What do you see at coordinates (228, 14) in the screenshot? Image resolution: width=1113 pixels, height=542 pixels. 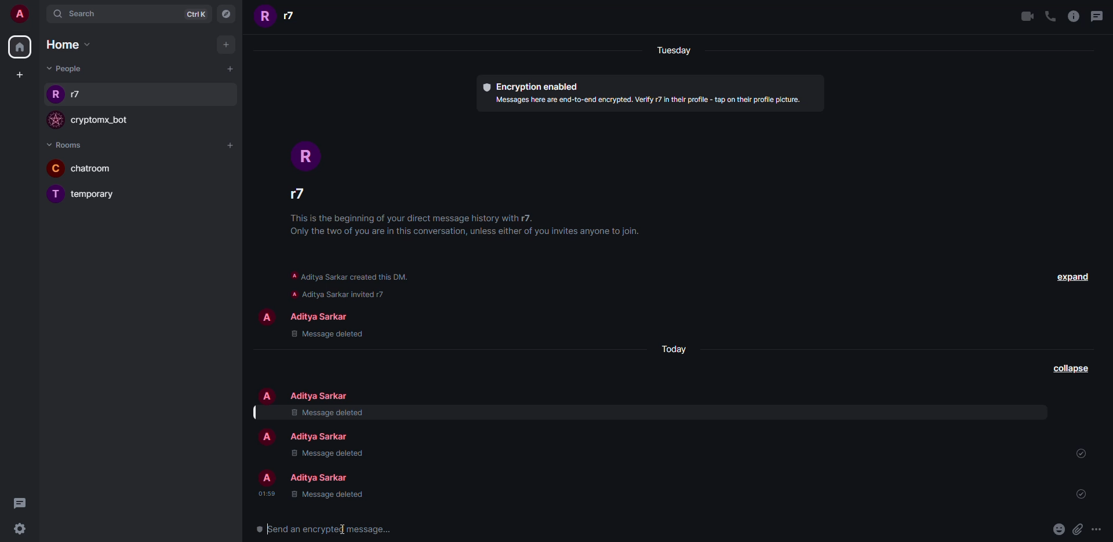 I see `navigator` at bounding box center [228, 14].